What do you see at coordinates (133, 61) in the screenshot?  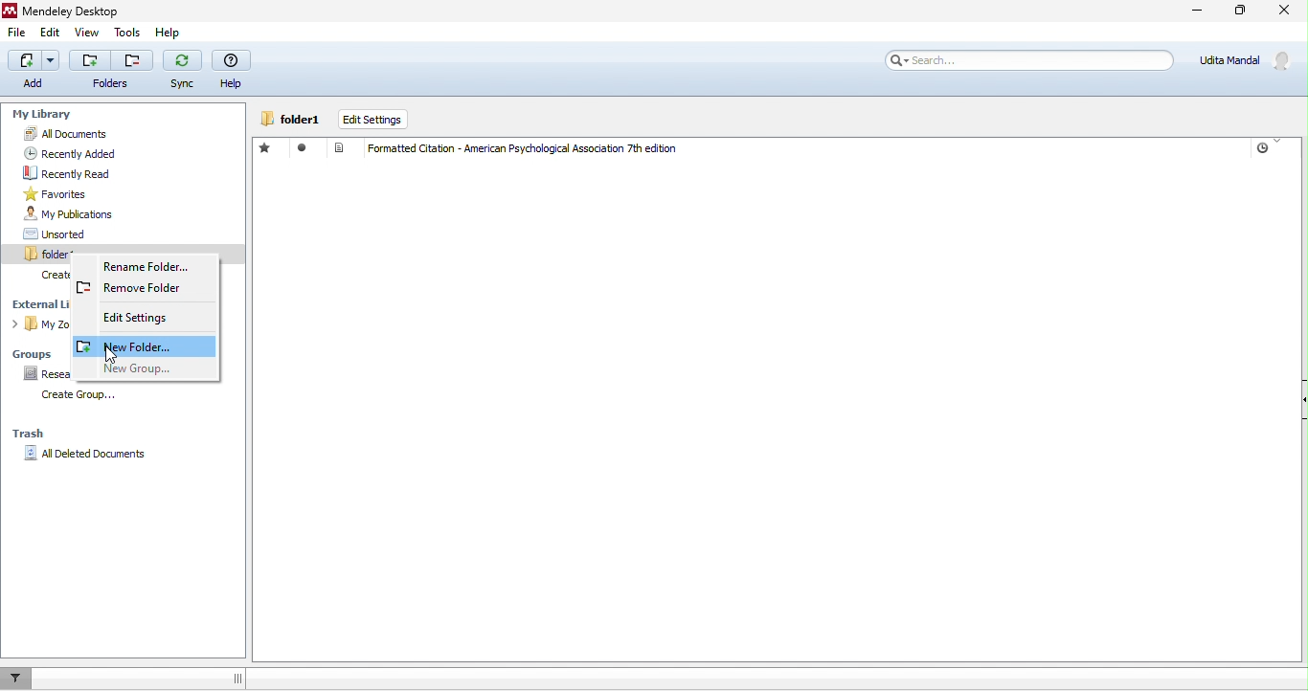 I see `Remove folder` at bounding box center [133, 61].